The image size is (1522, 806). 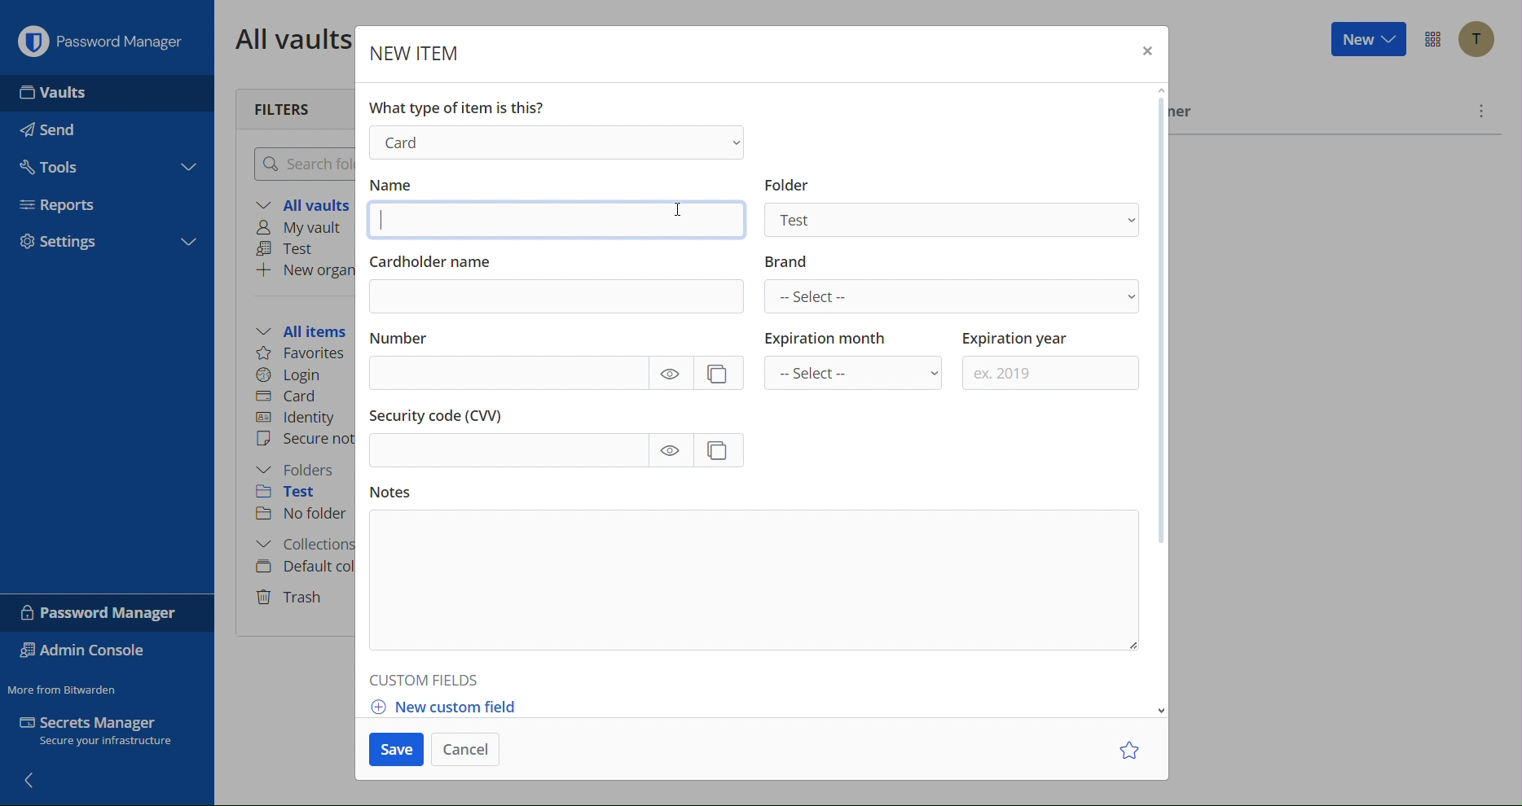 I want to click on Default collection, so click(x=305, y=567).